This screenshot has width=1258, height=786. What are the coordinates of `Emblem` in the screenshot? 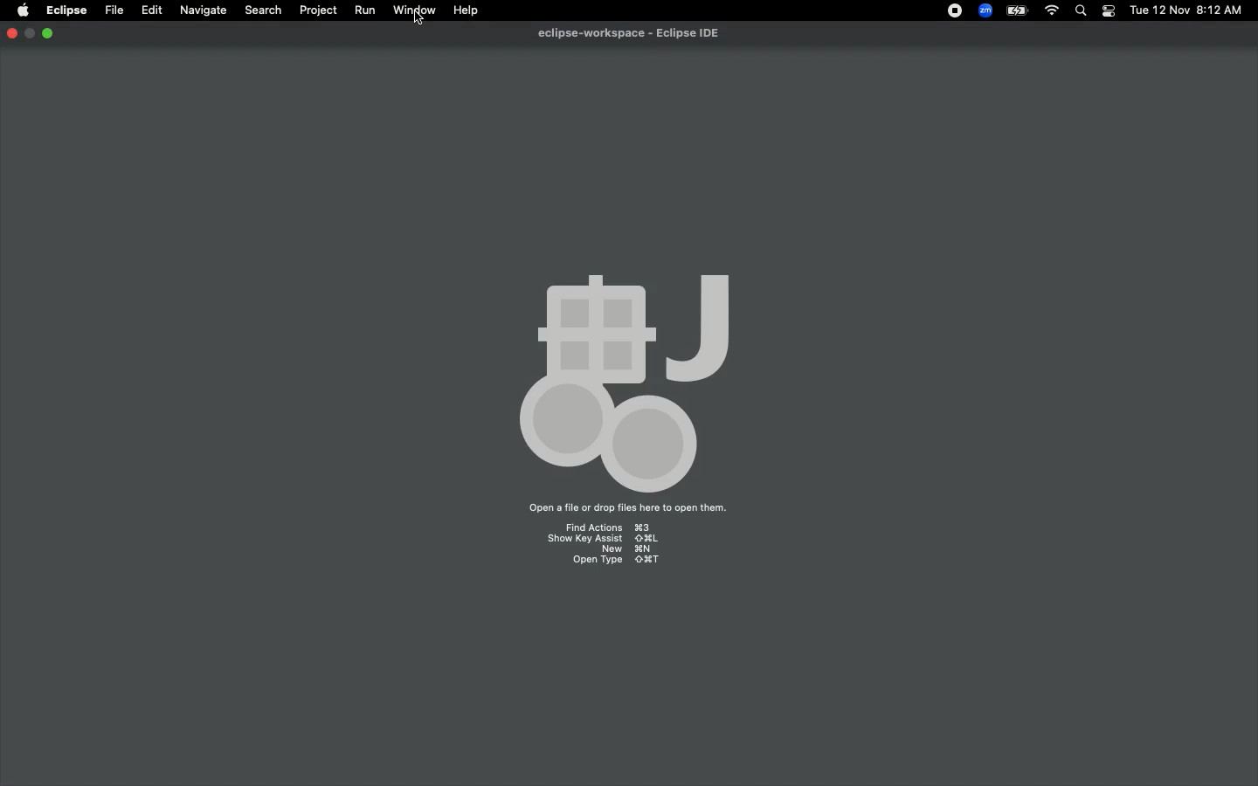 It's located at (632, 376).